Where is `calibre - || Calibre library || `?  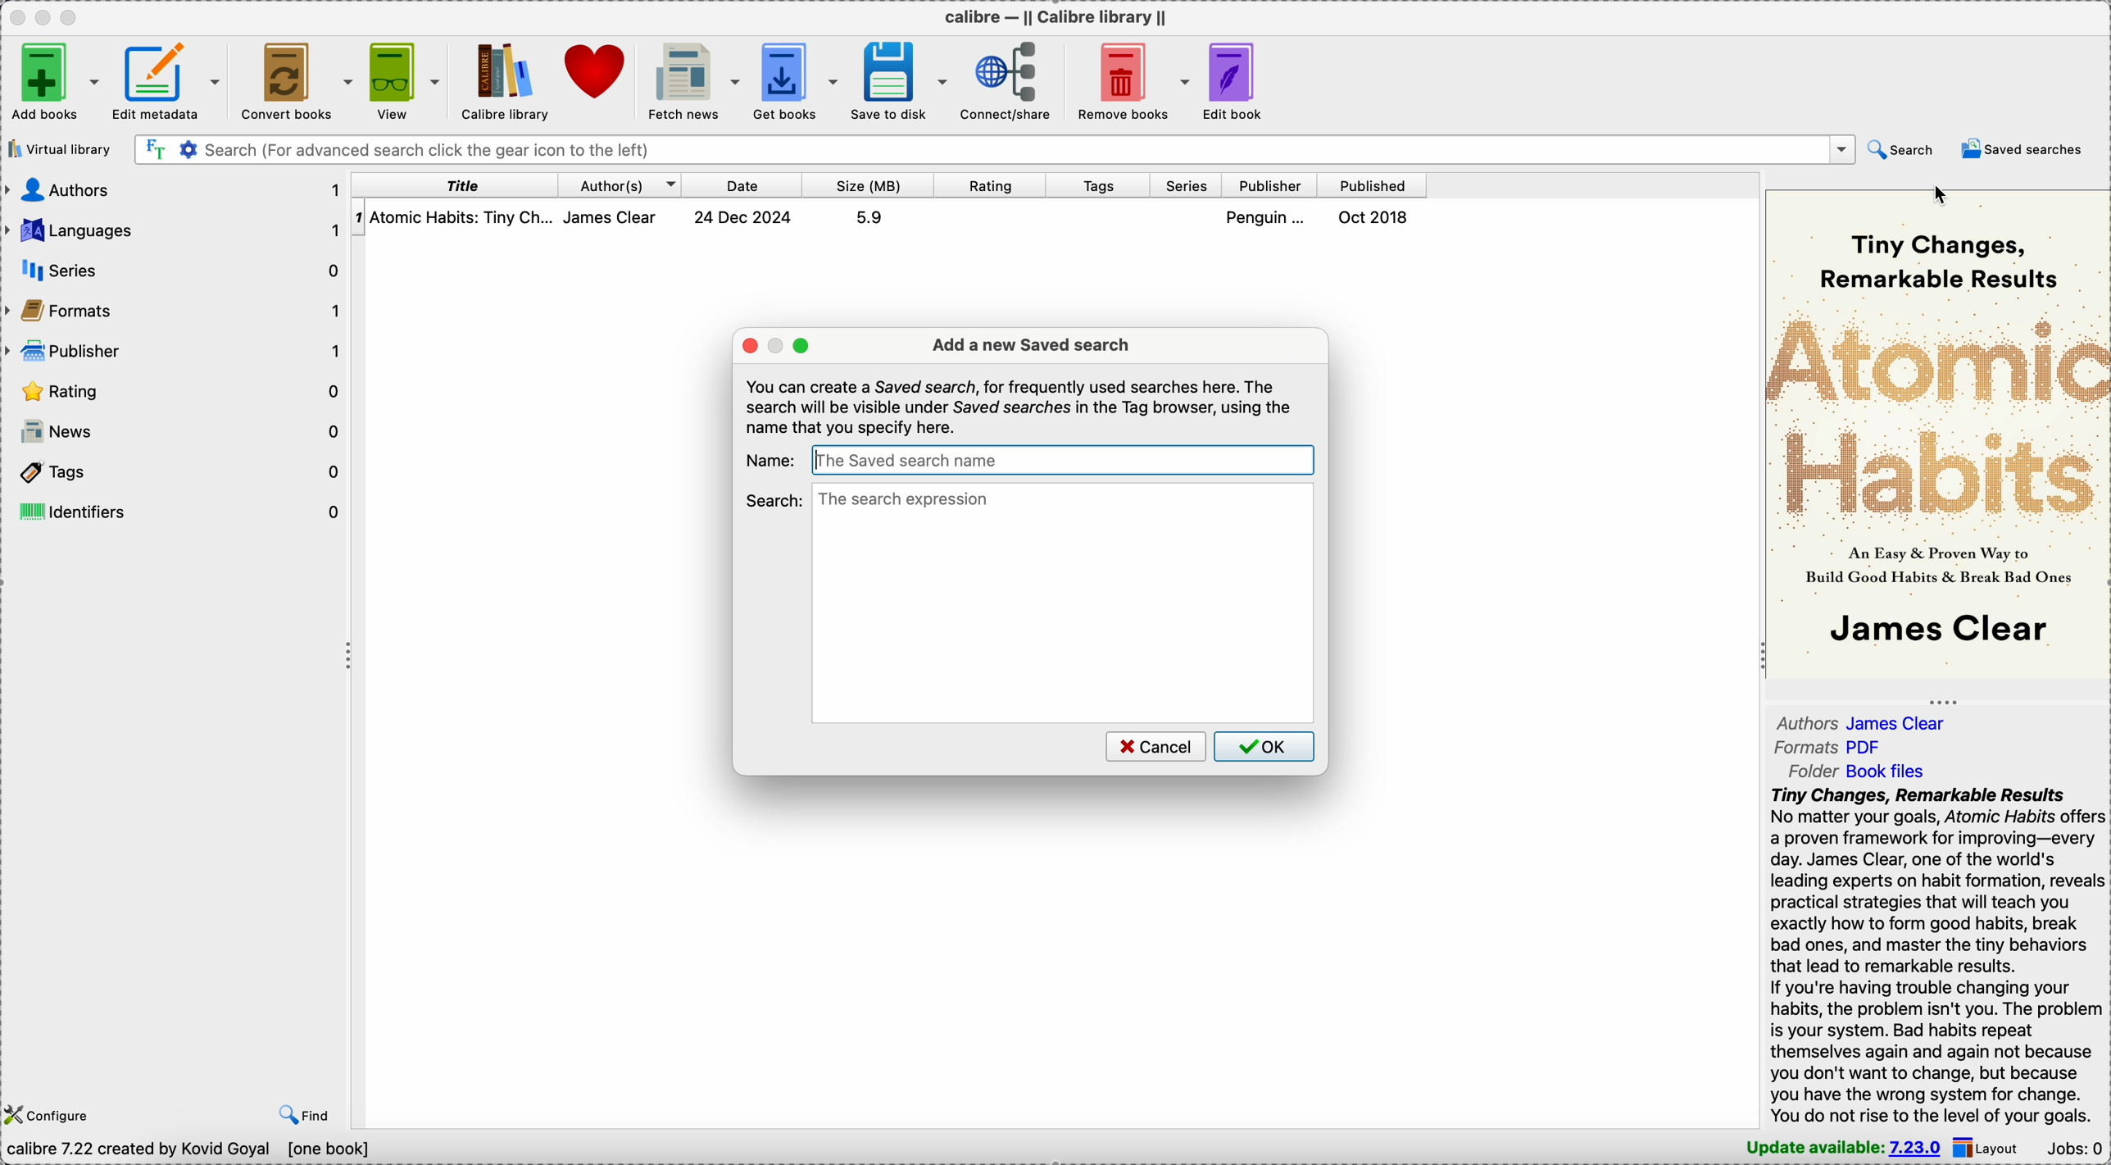
calibre - || Calibre library ||  is located at coordinates (1053, 16).